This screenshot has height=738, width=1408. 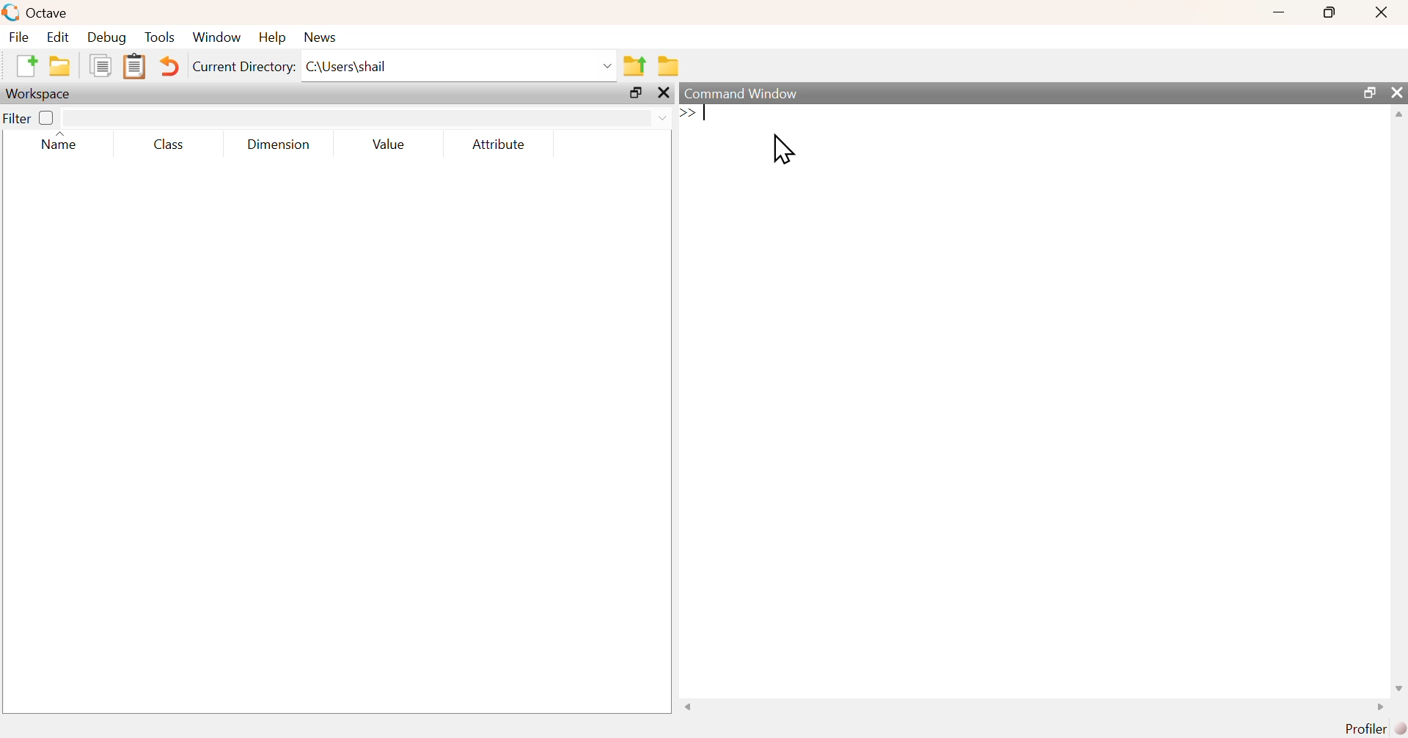 I want to click on Close, so click(x=1397, y=92).